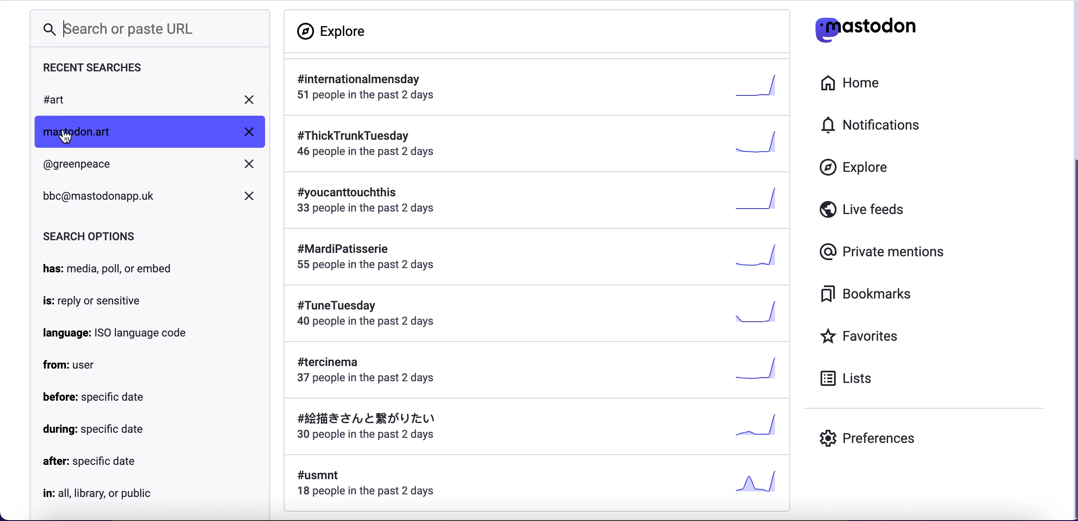  I want to click on #internationalmensday, so click(538, 87).